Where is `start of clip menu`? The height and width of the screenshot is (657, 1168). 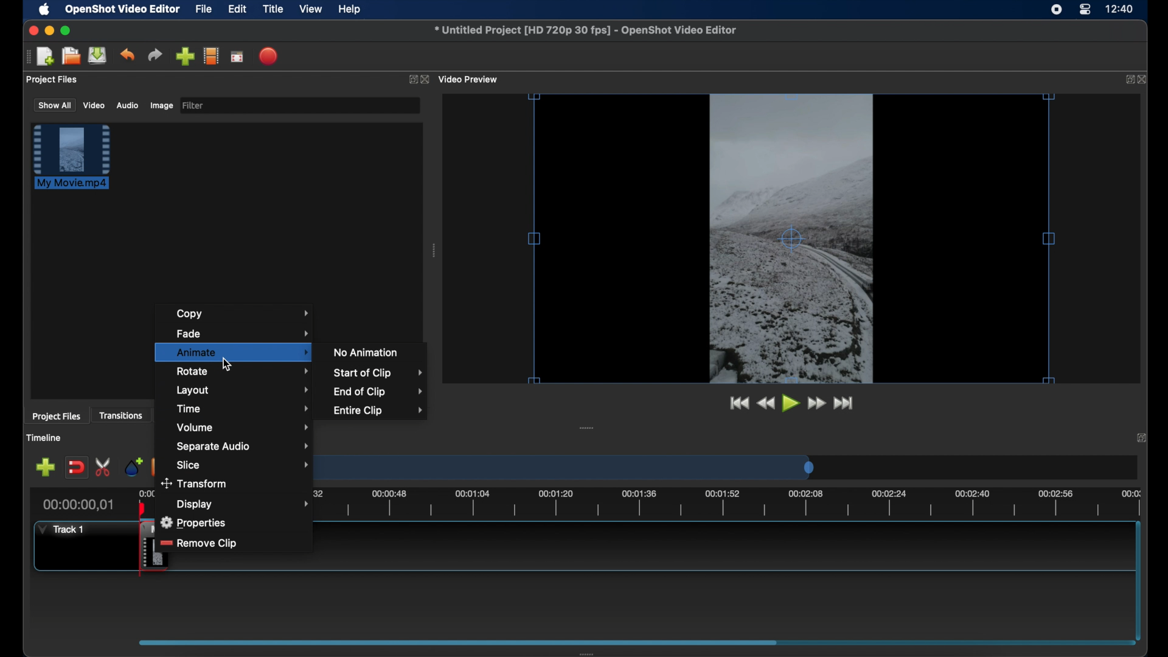 start of clip menu is located at coordinates (378, 372).